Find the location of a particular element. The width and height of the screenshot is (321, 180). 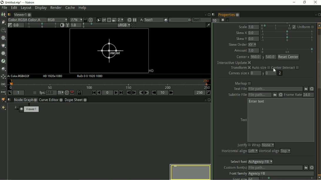

Reload the file is located at coordinates (312, 89).